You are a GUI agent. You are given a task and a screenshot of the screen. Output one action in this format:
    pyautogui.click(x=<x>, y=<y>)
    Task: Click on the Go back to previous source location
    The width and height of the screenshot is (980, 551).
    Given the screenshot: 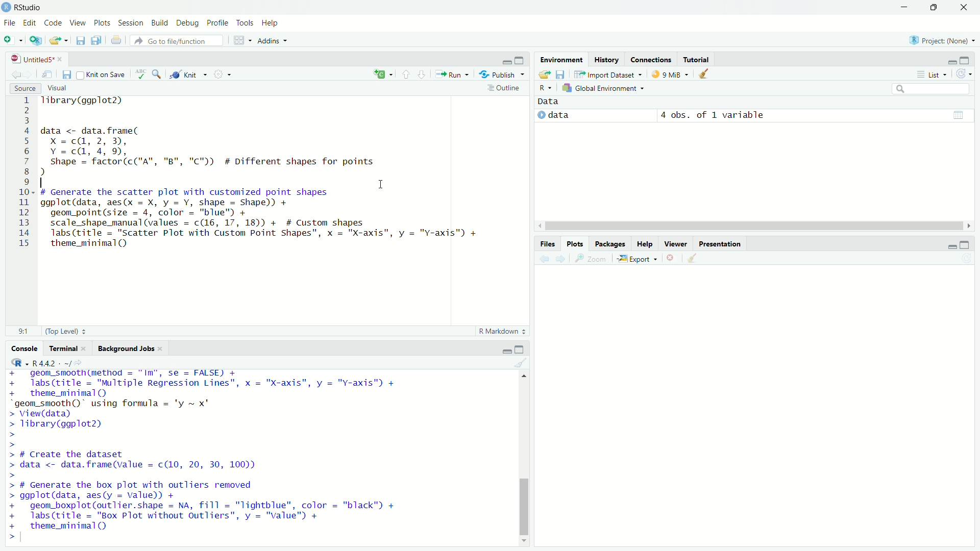 What is the action you would take?
    pyautogui.click(x=15, y=74)
    